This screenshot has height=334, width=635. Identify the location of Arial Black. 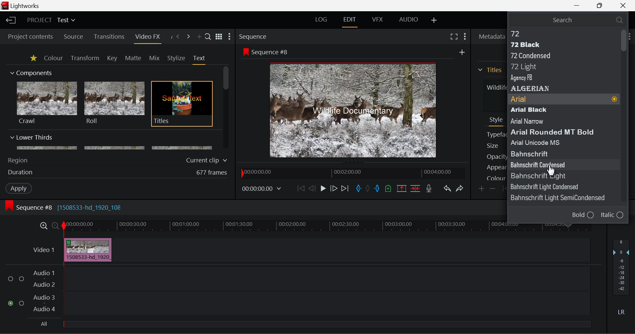
(552, 110).